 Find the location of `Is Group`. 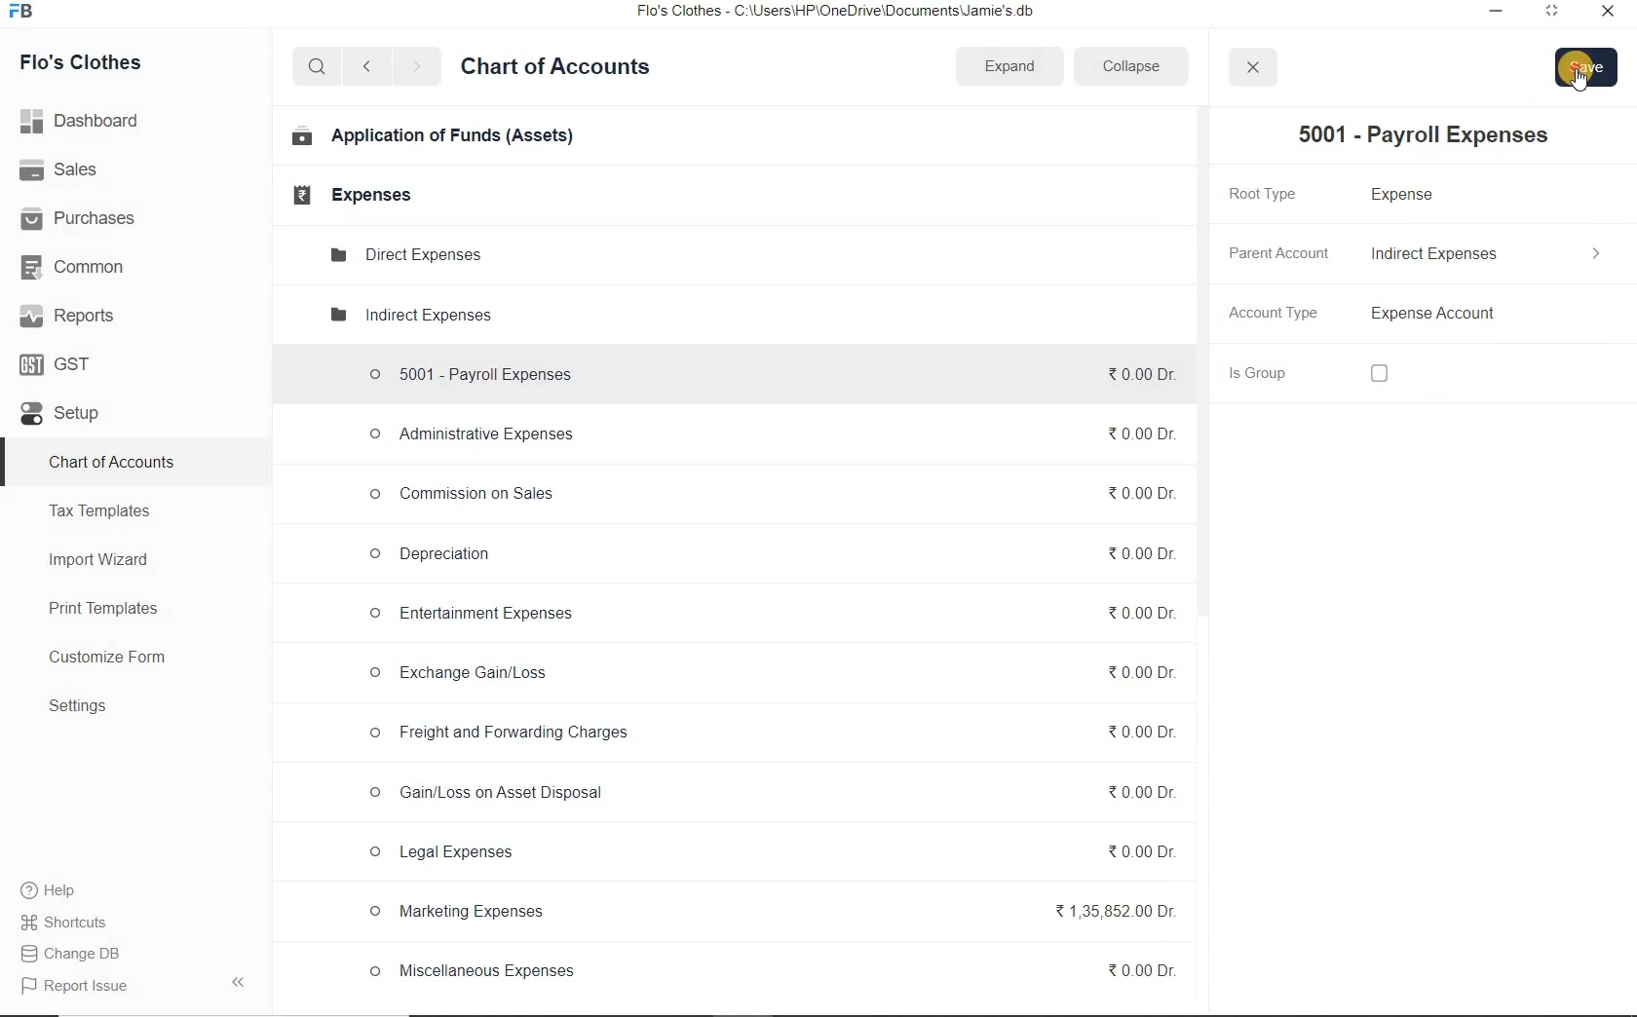

Is Group is located at coordinates (1278, 373).